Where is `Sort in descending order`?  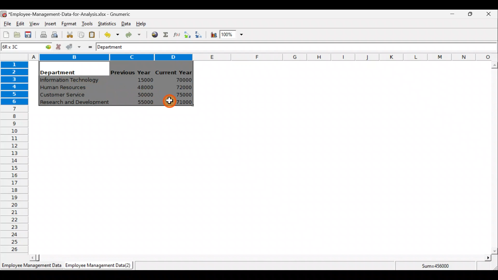 Sort in descending order is located at coordinates (199, 34).